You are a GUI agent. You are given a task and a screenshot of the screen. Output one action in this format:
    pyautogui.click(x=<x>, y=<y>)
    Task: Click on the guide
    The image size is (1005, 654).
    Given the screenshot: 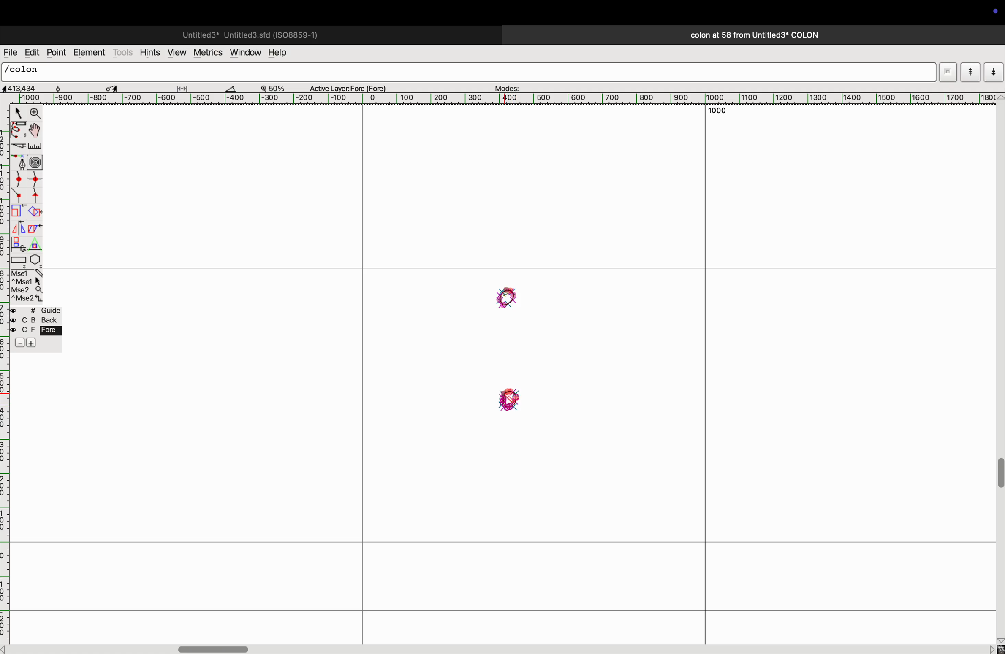 What is the action you would take?
    pyautogui.click(x=38, y=329)
    